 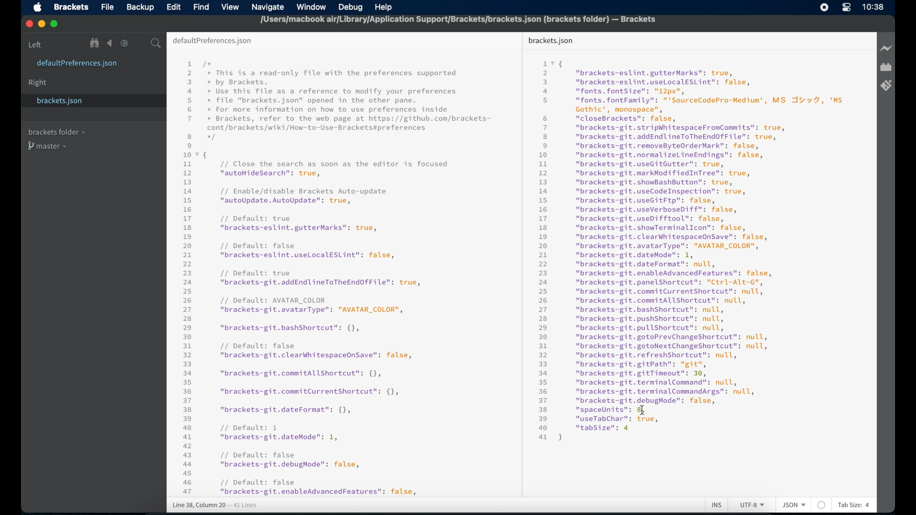 What do you see at coordinates (873, 7) in the screenshot?
I see `time` at bounding box center [873, 7].